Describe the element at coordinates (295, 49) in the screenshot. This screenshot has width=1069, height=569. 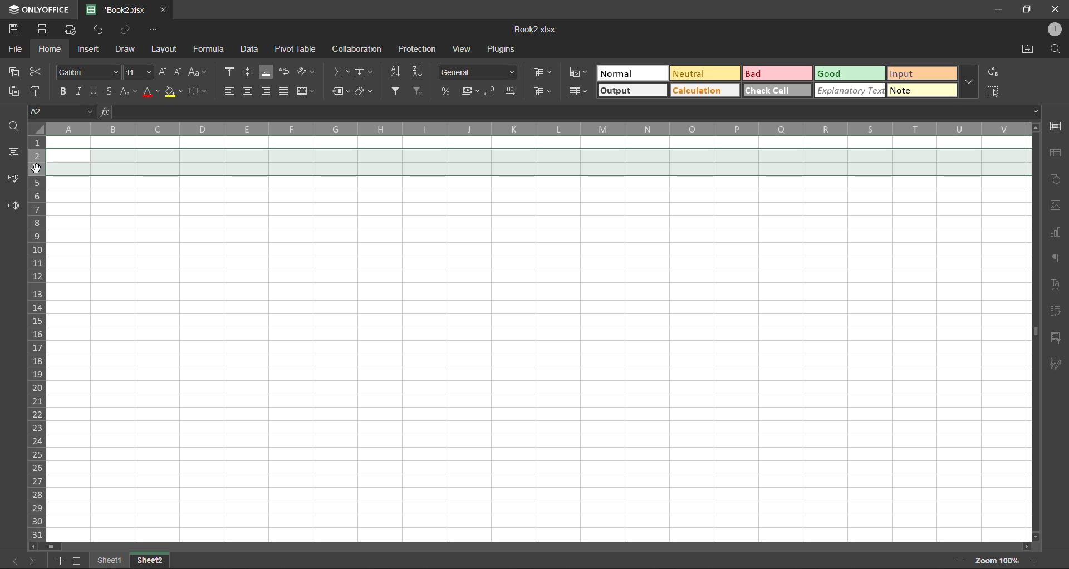
I see `pivot table` at that location.